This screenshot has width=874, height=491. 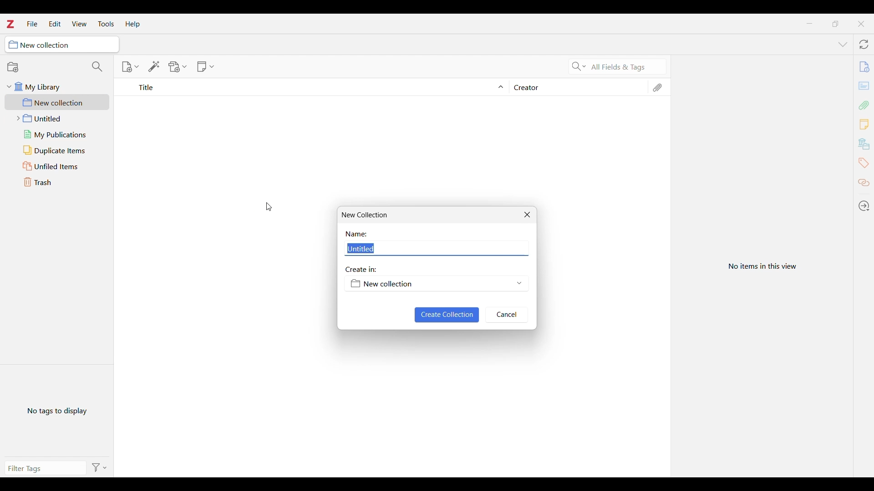 What do you see at coordinates (57, 166) in the screenshot?
I see `Unfiled items folder` at bounding box center [57, 166].